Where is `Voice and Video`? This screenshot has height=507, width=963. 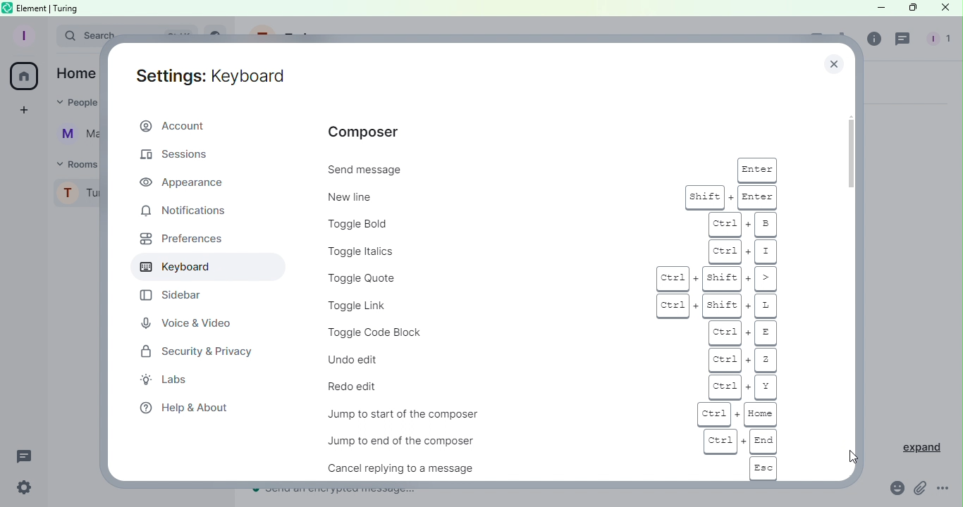
Voice and Video is located at coordinates (185, 323).